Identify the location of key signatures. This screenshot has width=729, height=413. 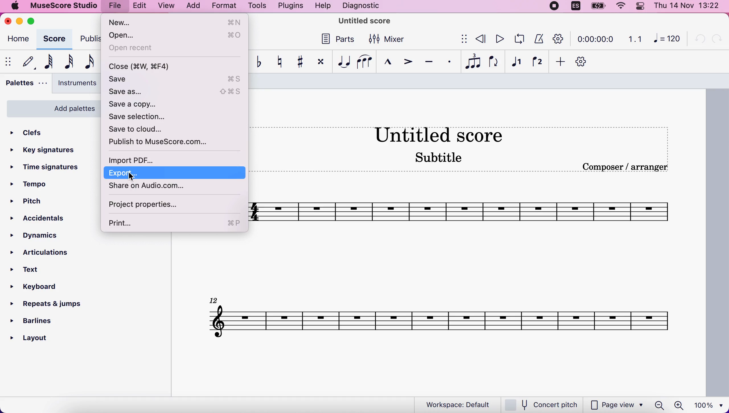
(47, 151).